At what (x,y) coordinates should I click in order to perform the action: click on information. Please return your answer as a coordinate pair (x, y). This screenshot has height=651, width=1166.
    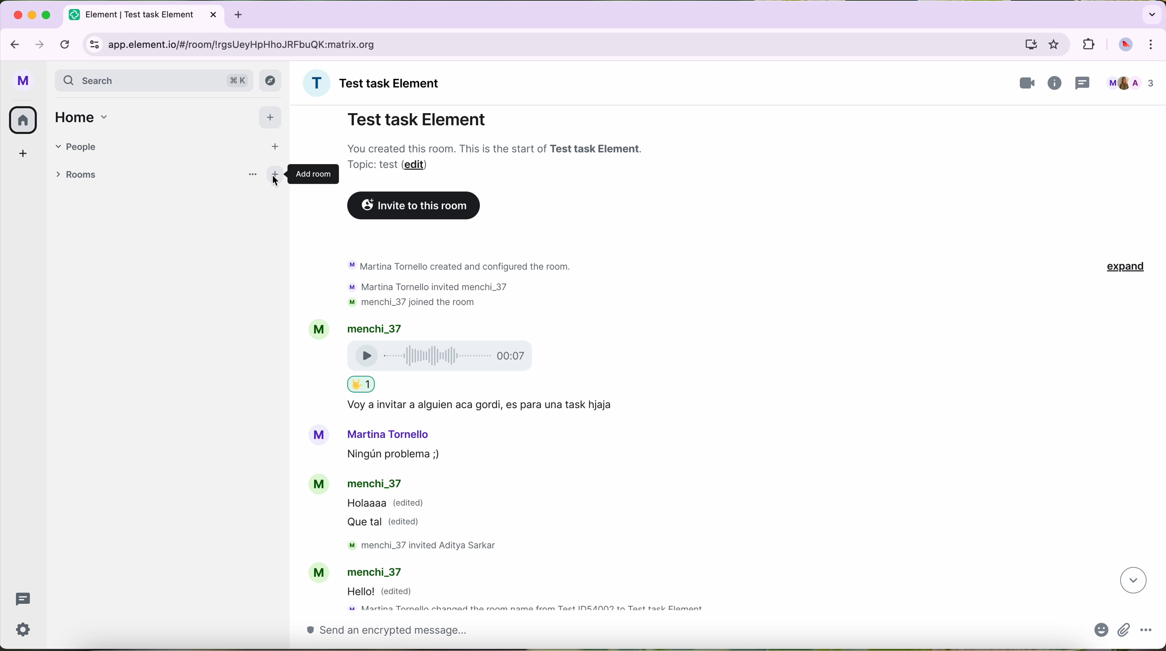
    Looking at the image, I should click on (1056, 84).